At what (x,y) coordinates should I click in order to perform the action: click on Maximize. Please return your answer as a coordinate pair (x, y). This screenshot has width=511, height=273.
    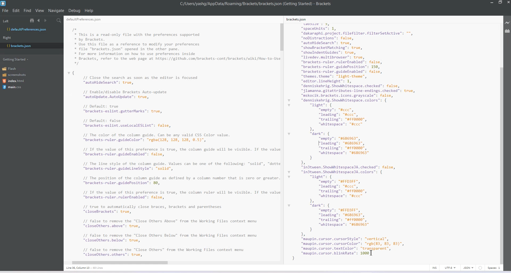
    Looking at the image, I should click on (500, 3).